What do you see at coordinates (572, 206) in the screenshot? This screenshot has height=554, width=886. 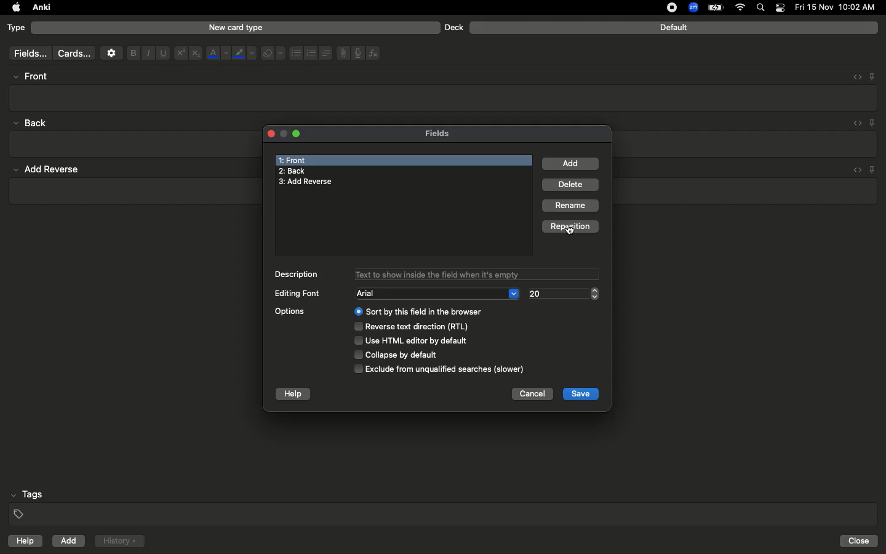 I see `Rename` at bounding box center [572, 206].